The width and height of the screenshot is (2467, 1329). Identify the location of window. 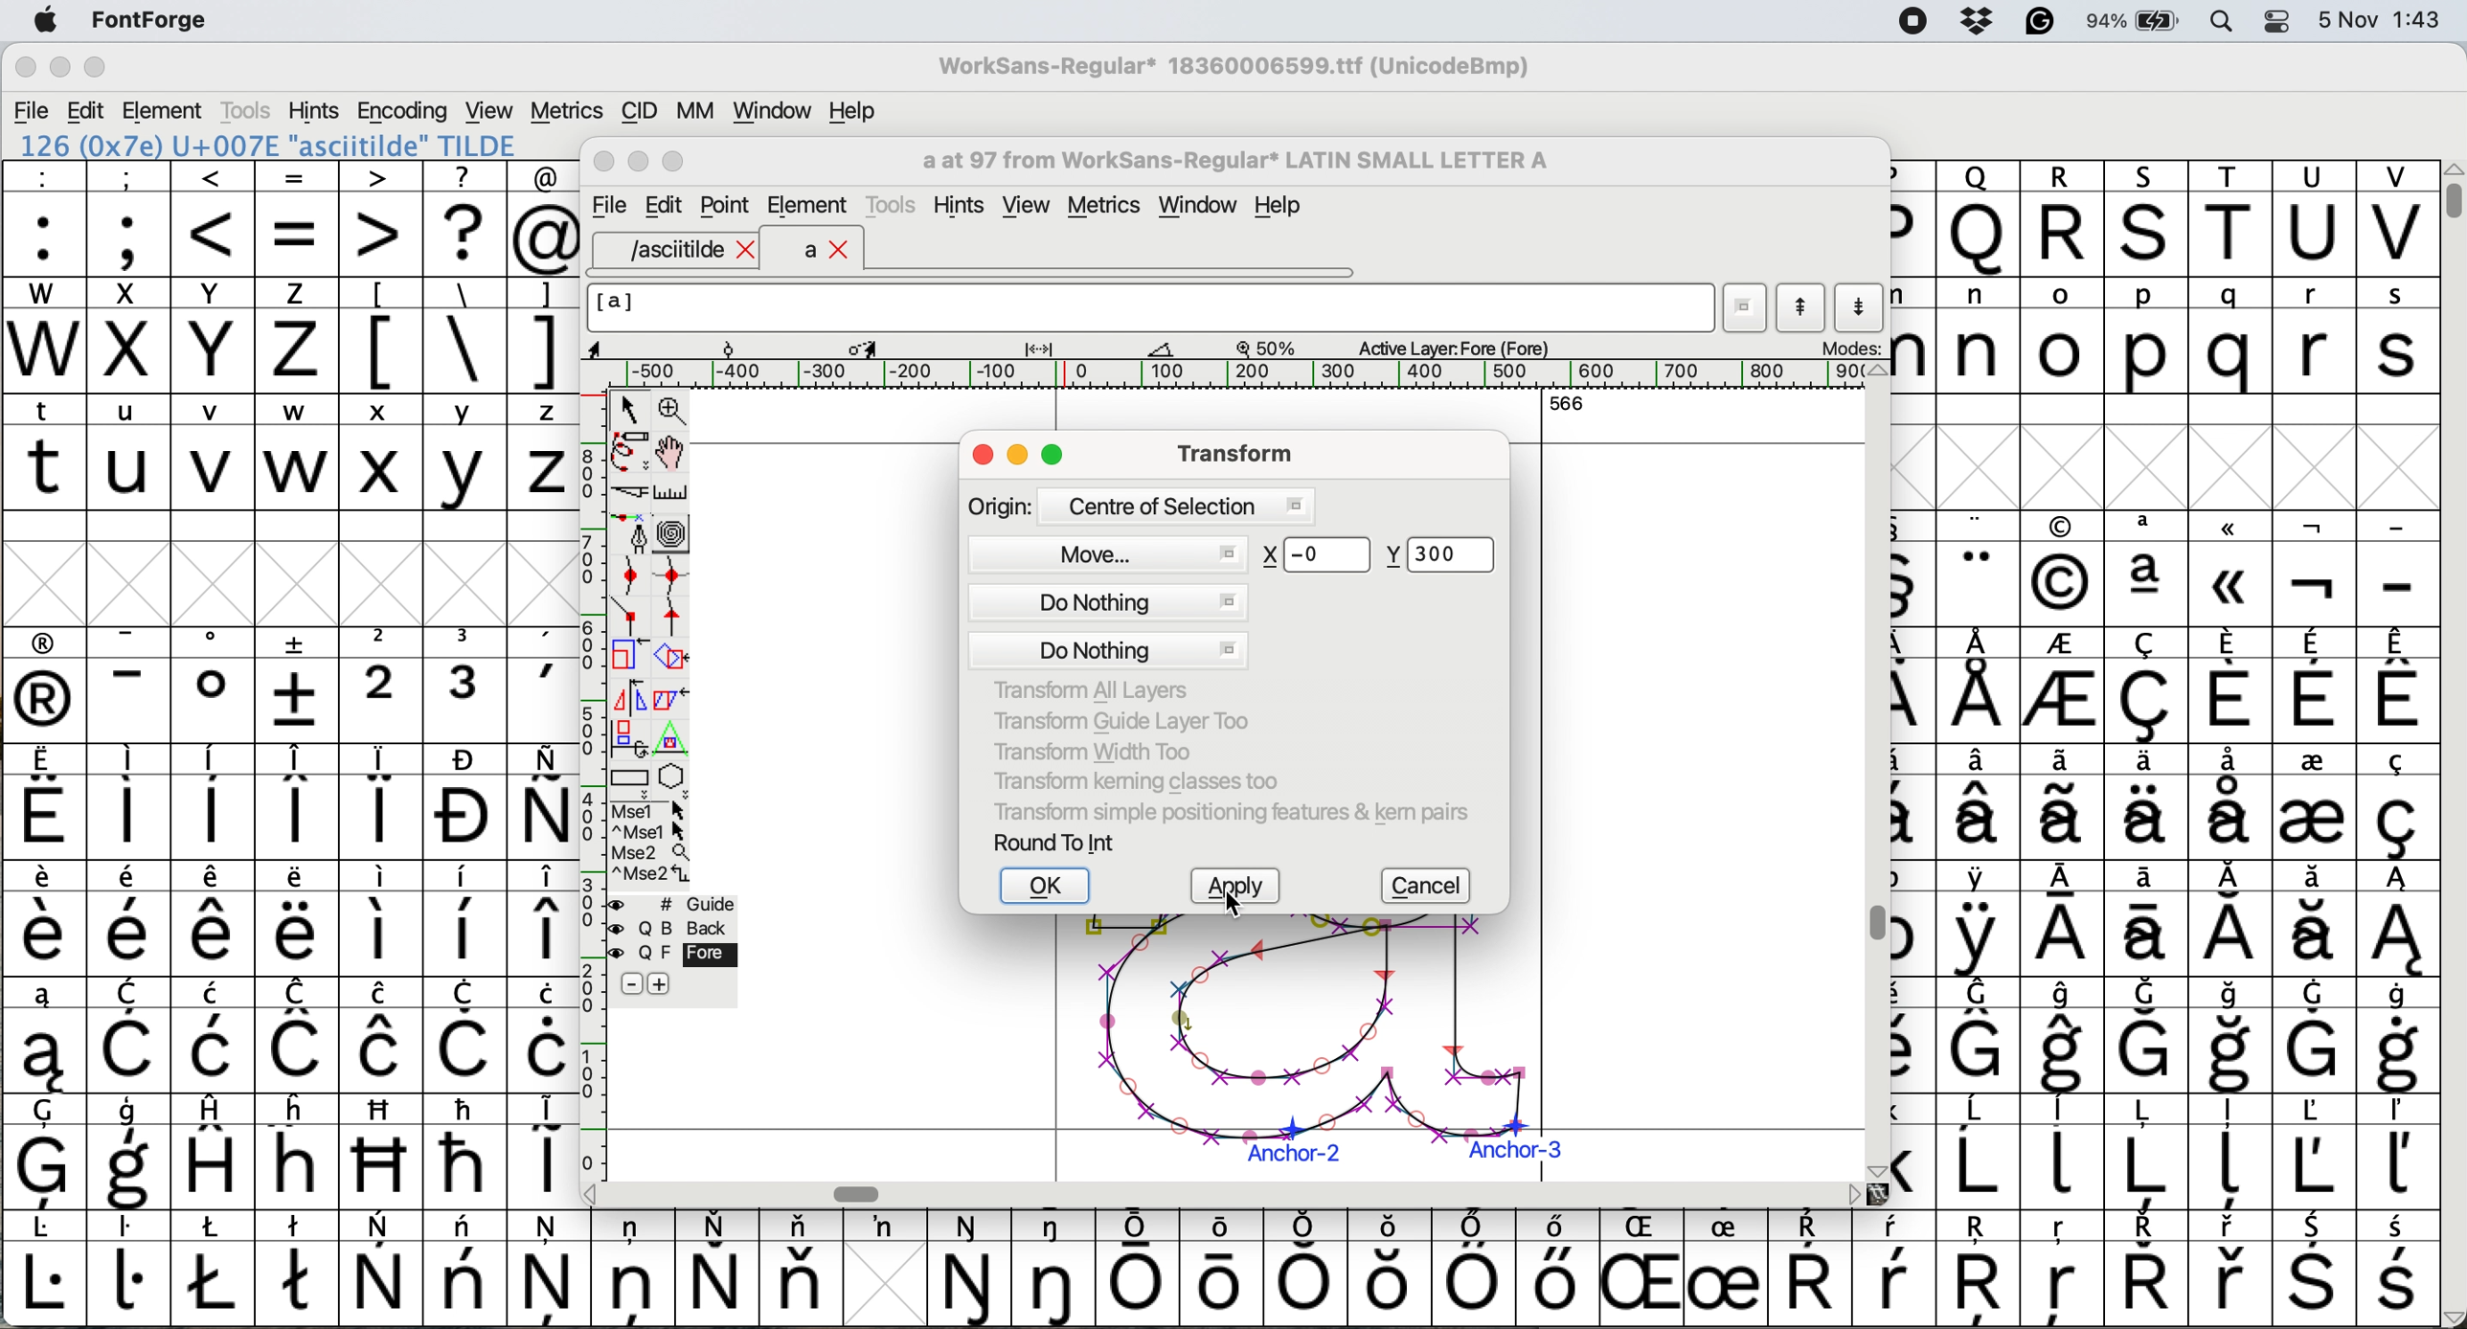
(1202, 207).